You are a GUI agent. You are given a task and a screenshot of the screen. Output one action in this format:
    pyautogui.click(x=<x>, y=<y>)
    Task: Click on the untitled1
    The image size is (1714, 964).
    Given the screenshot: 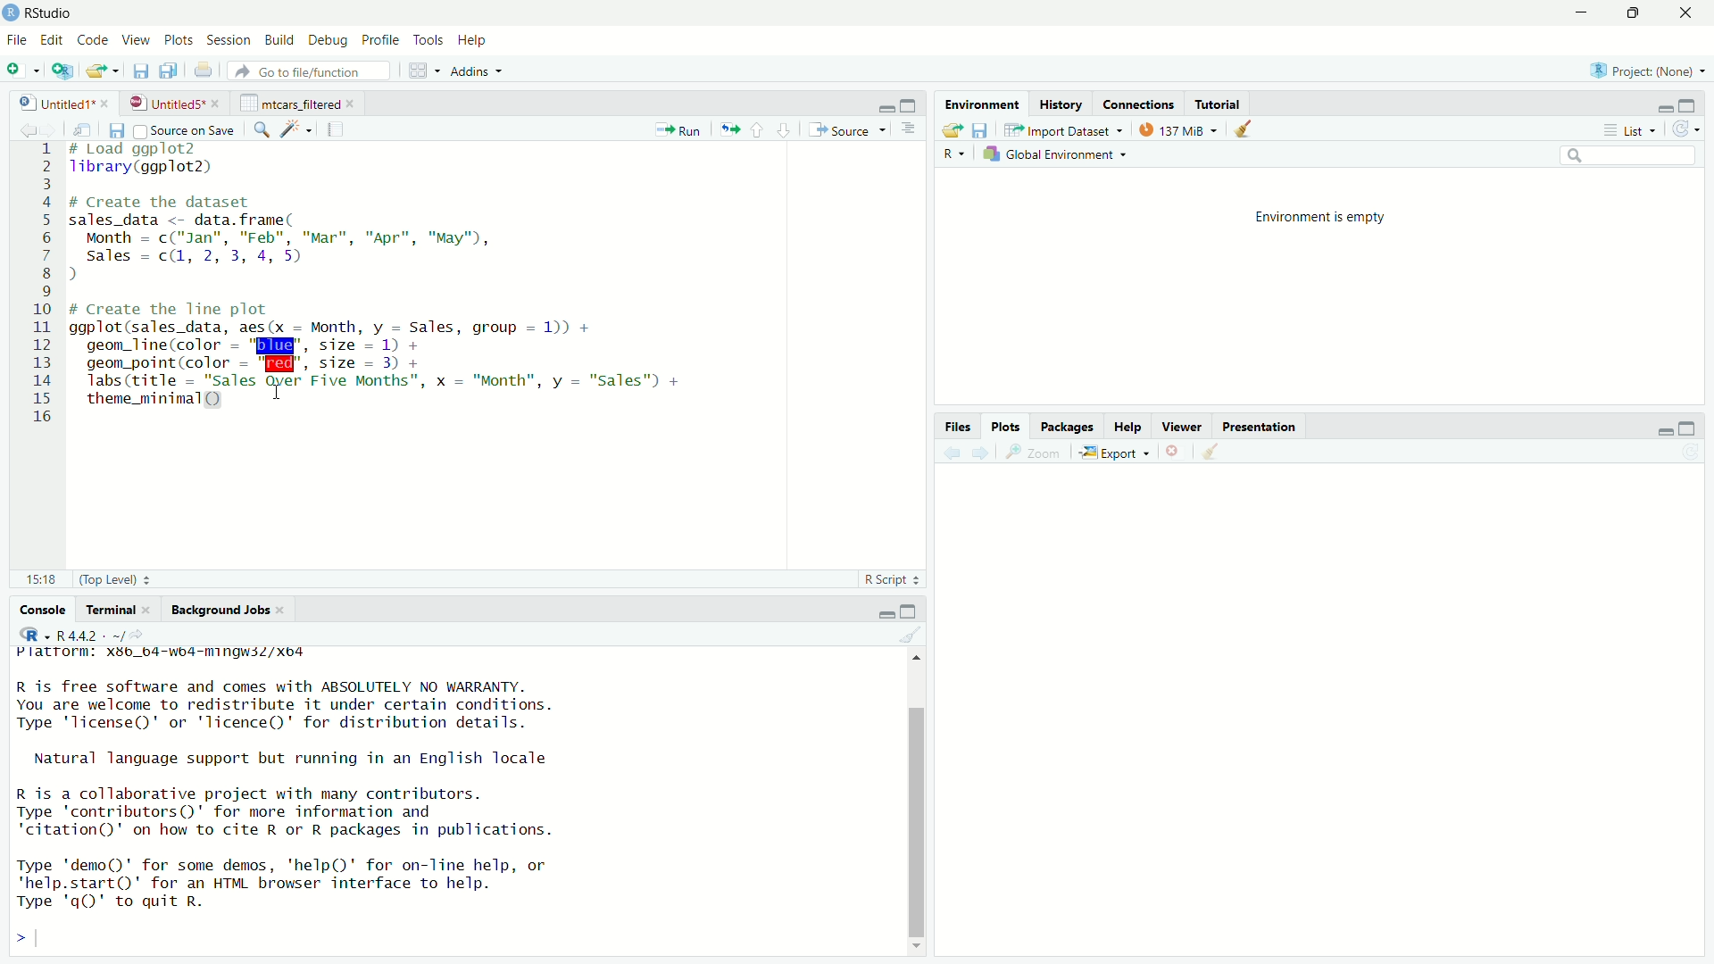 What is the action you would take?
    pyautogui.click(x=54, y=104)
    